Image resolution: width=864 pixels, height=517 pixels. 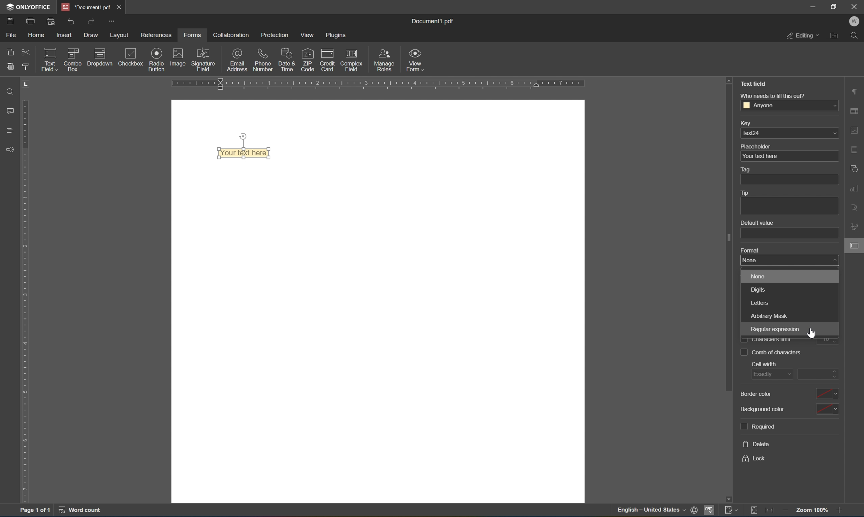 What do you see at coordinates (756, 83) in the screenshot?
I see `text field` at bounding box center [756, 83].